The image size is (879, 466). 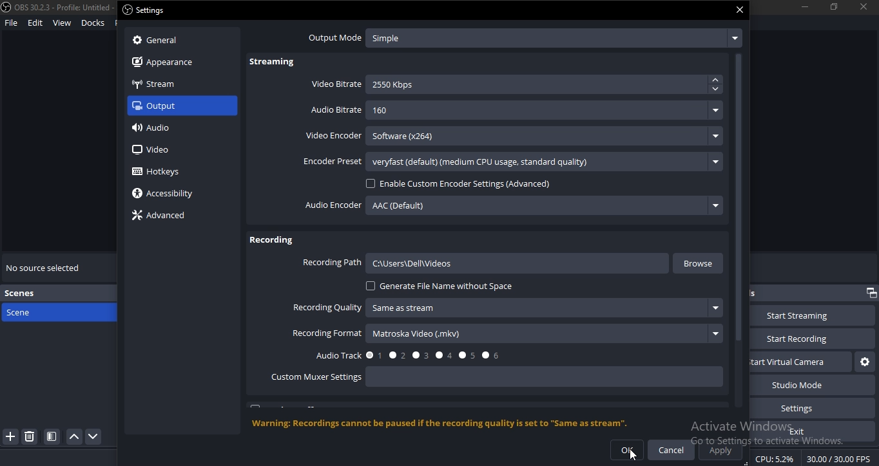 I want to click on minimize, so click(x=804, y=6).